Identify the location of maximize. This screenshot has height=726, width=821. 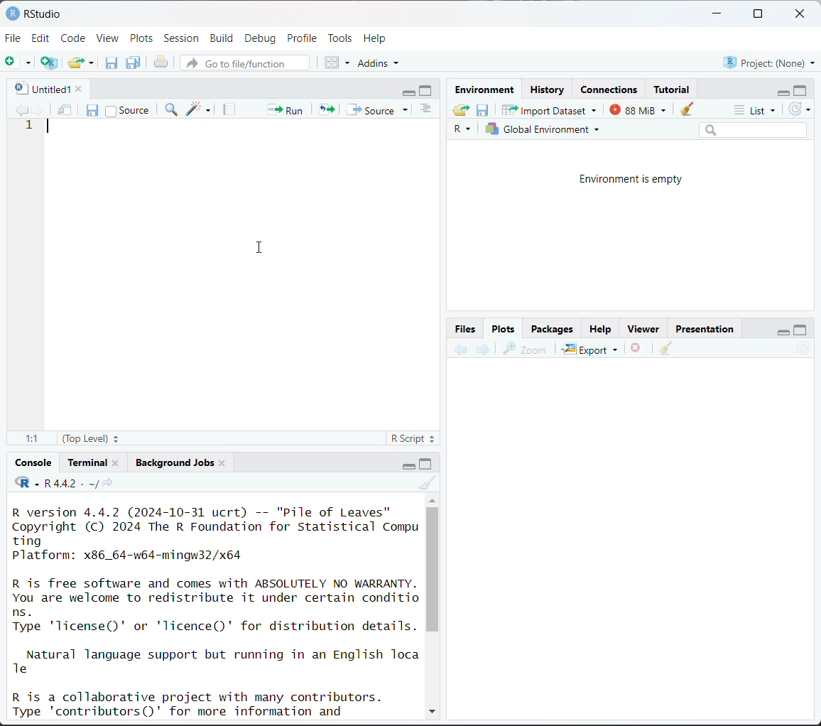
(427, 463).